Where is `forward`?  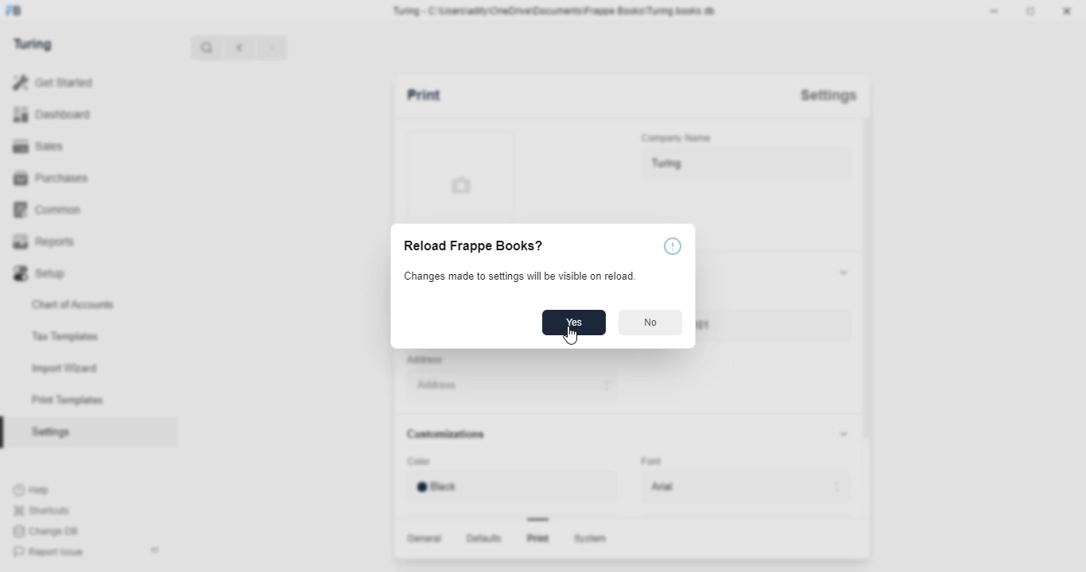
forward is located at coordinates (273, 47).